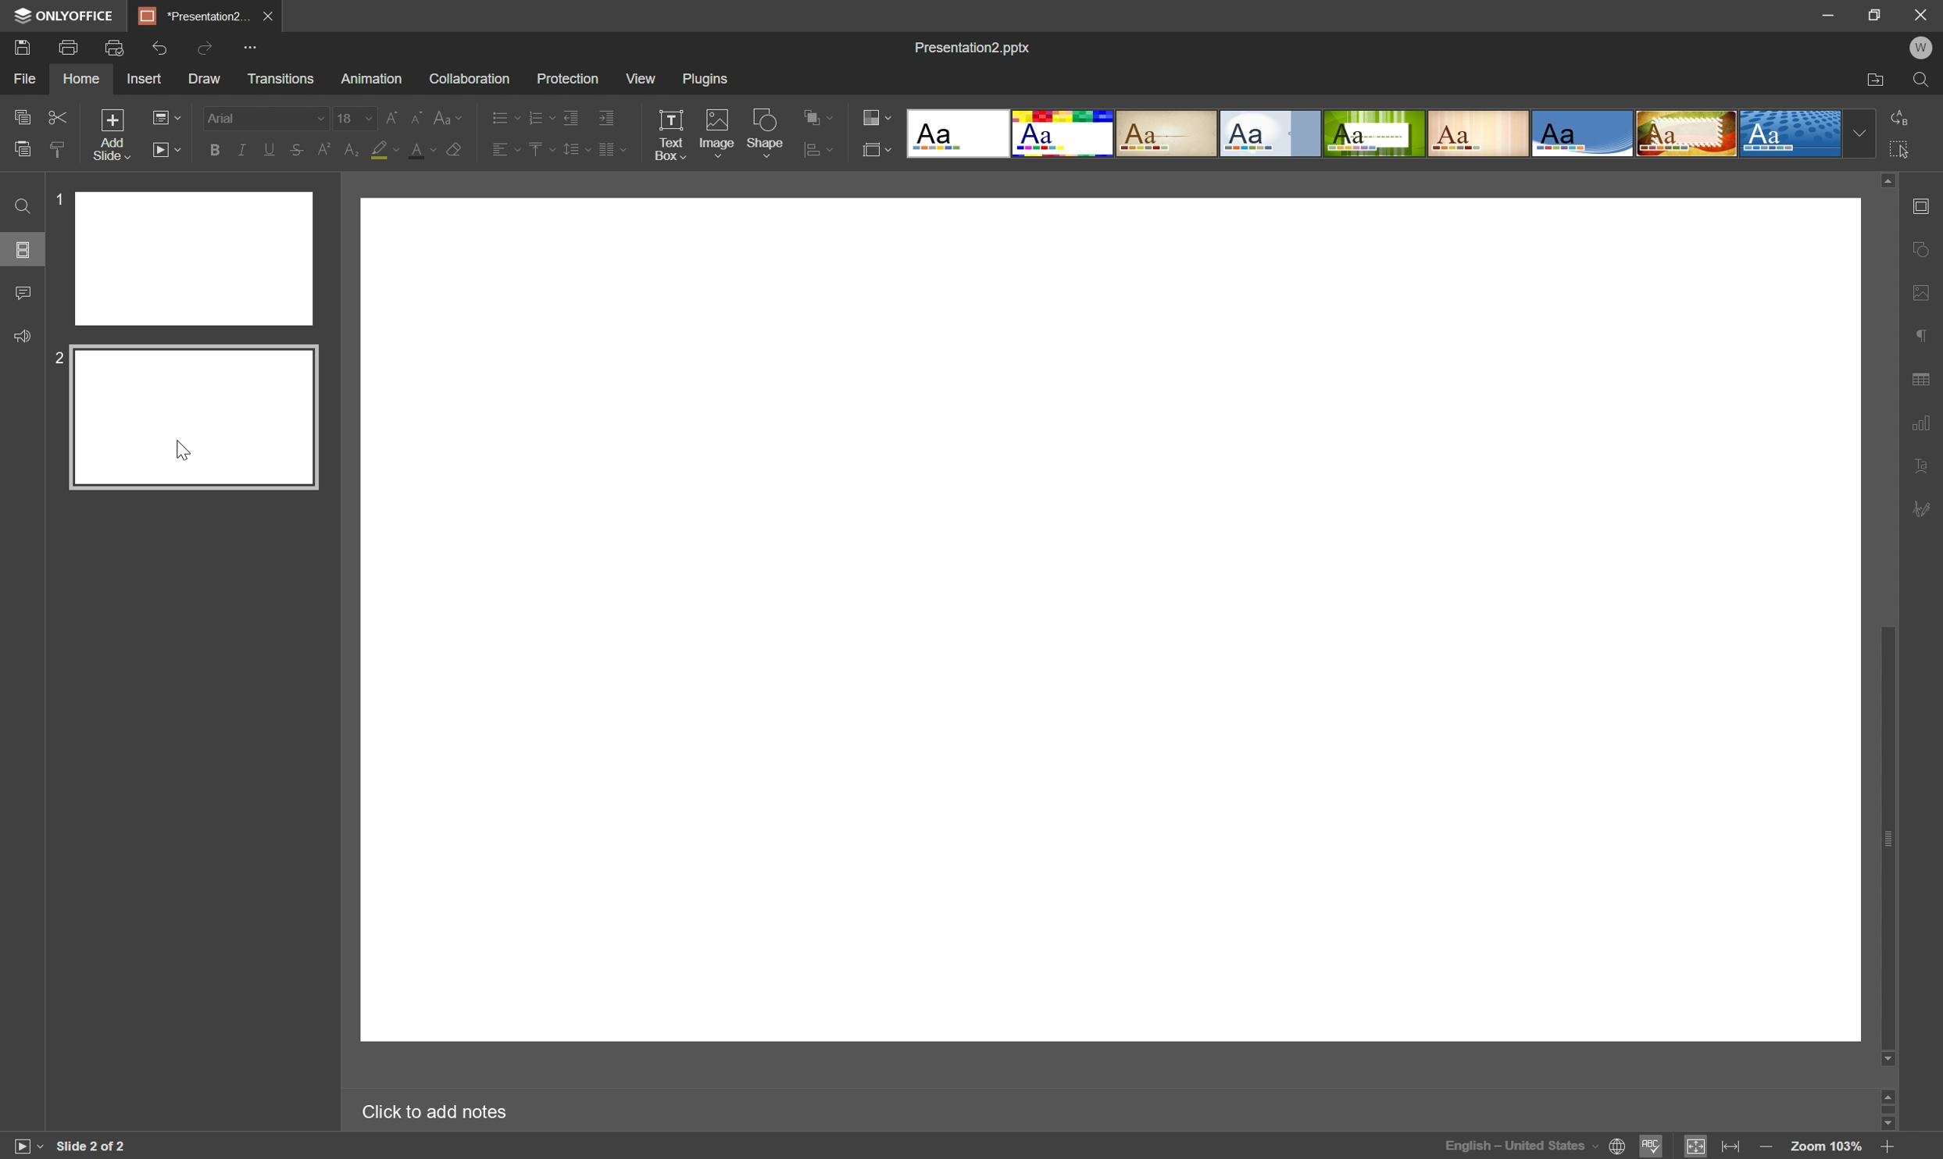  Describe the element at coordinates (1925, 286) in the screenshot. I see `Image settings` at that location.